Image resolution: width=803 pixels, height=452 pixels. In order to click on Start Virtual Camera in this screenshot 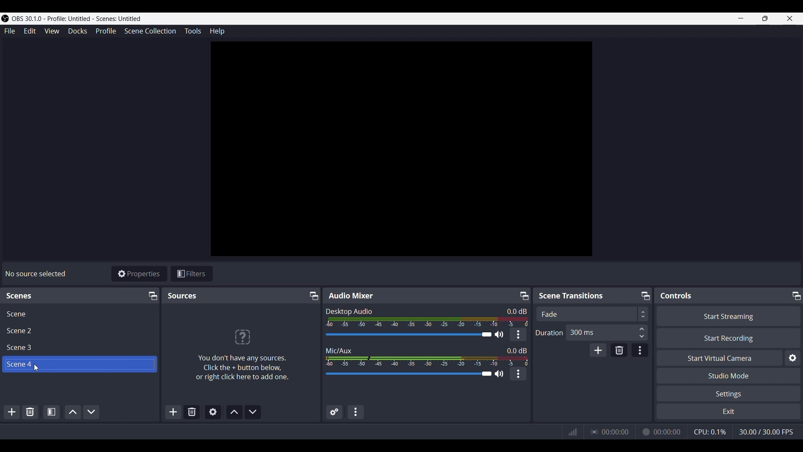, I will do `click(719, 358)`.